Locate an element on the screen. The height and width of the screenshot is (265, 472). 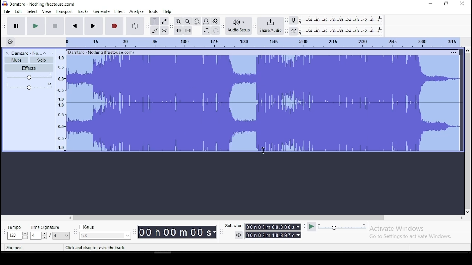
 is located at coordinates (286, 31).